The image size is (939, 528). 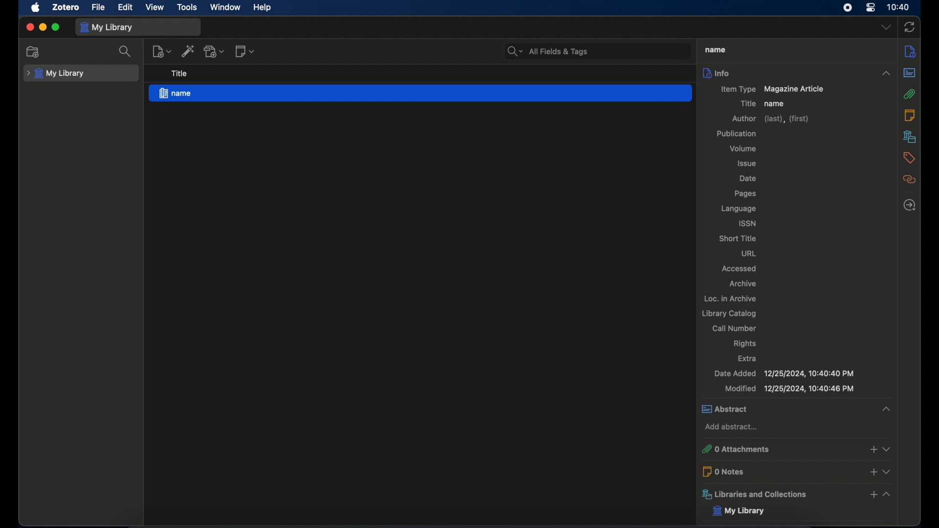 What do you see at coordinates (182, 93) in the screenshot?
I see `magazine article - name` at bounding box center [182, 93].